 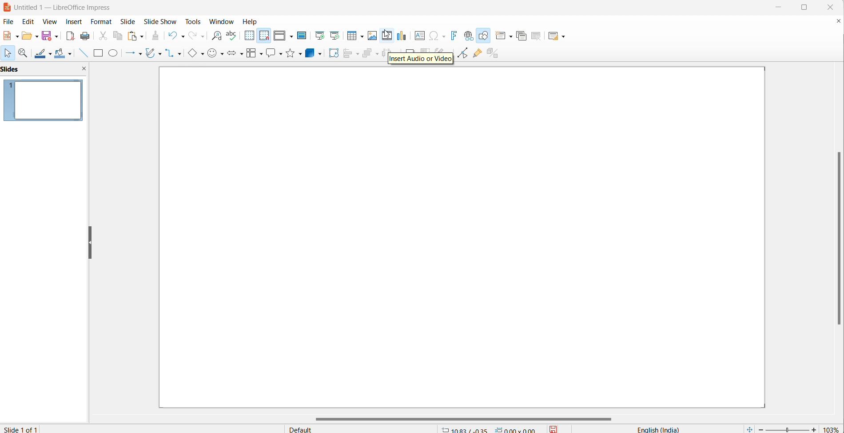 I want to click on new slide options, so click(x=512, y=36).